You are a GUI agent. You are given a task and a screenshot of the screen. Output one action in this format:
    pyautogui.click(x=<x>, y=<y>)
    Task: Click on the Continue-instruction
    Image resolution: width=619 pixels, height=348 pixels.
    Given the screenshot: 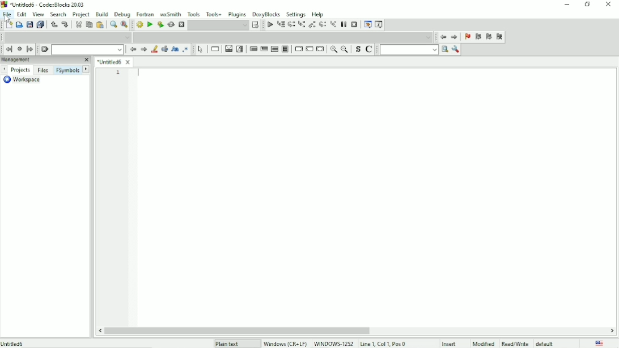 What is the action you would take?
    pyautogui.click(x=309, y=49)
    